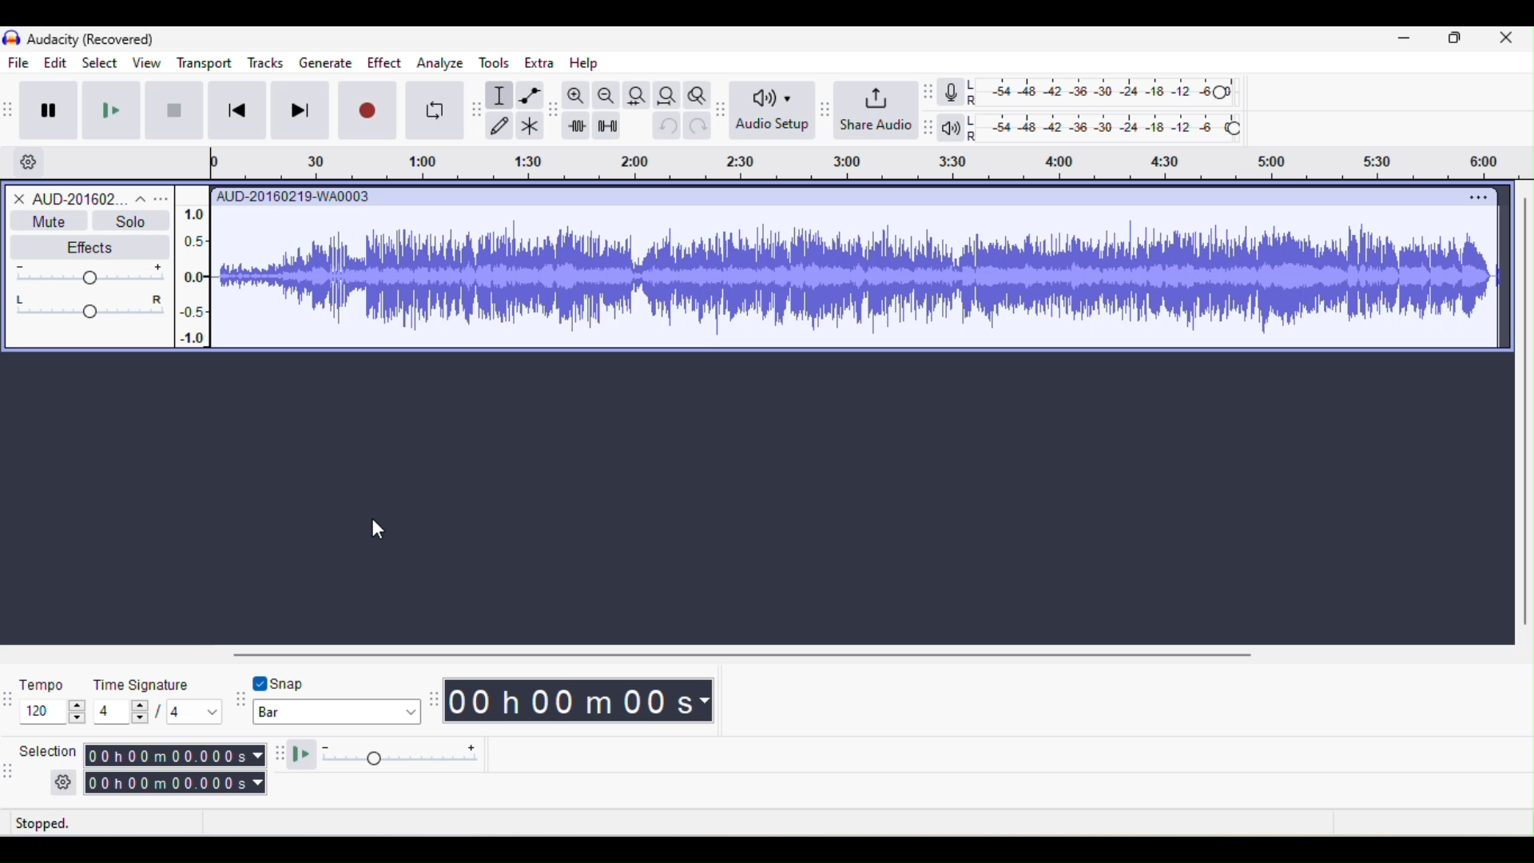  I want to click on minimize, so click(1406, 42).